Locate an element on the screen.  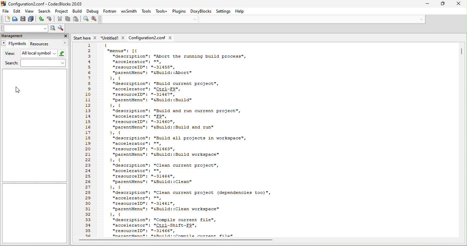
untitled1 is located at coordinates (114, 38).